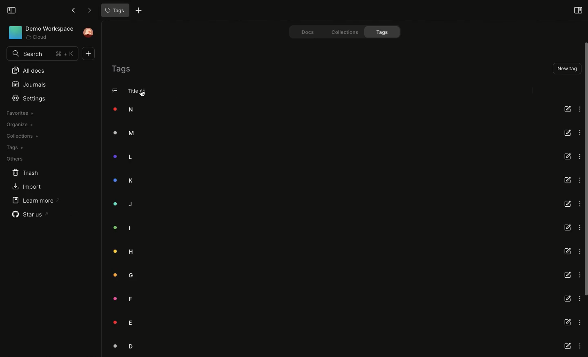 The image size is (588, 357). Describe the element at coordinates (579, 180) in the screenshot. I see `Options` at that location.